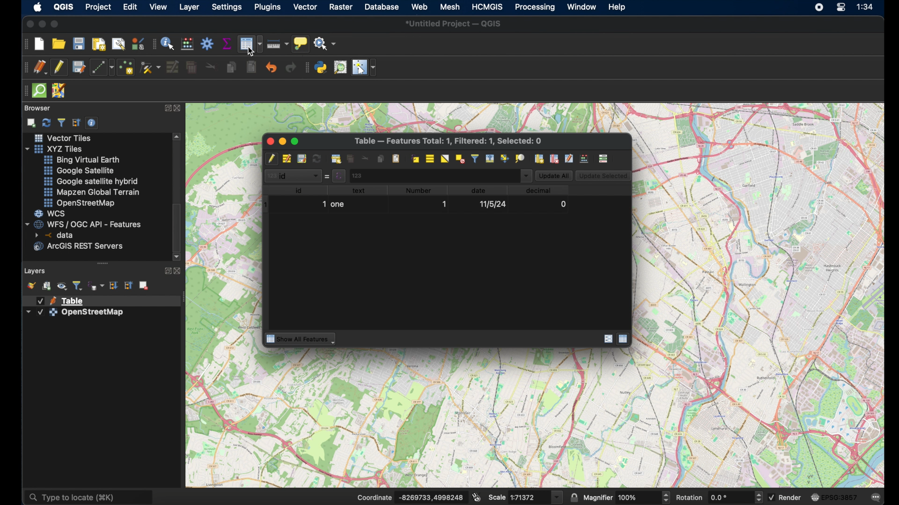  I want to click on filter legend, so click(78, 284).